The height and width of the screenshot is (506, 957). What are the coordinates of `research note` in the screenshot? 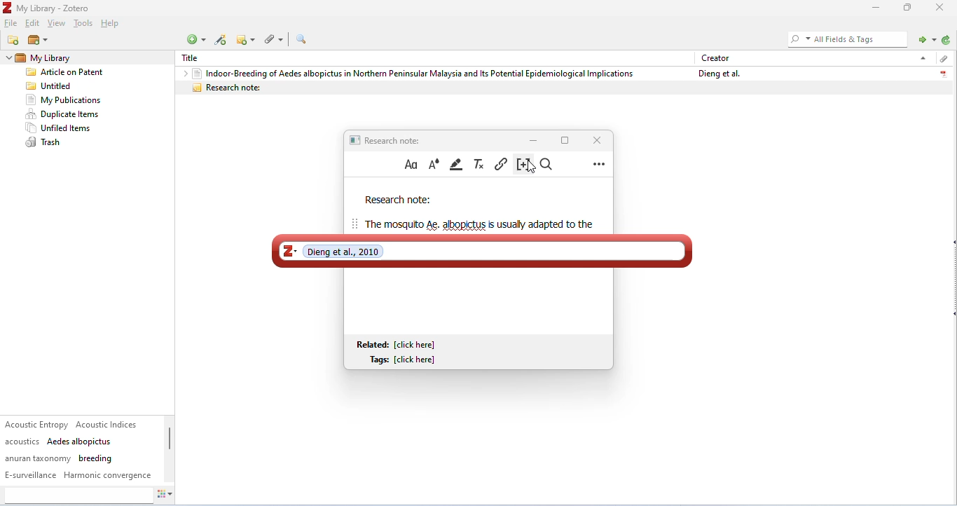 It's located at (387, 139).